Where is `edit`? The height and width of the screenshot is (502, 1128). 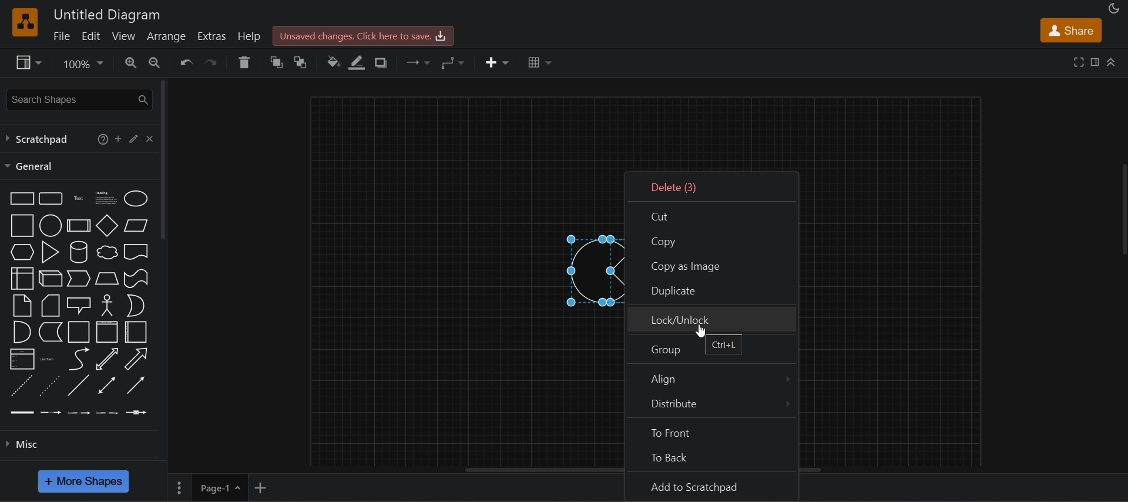 edit is located at coordinates (133, 138).